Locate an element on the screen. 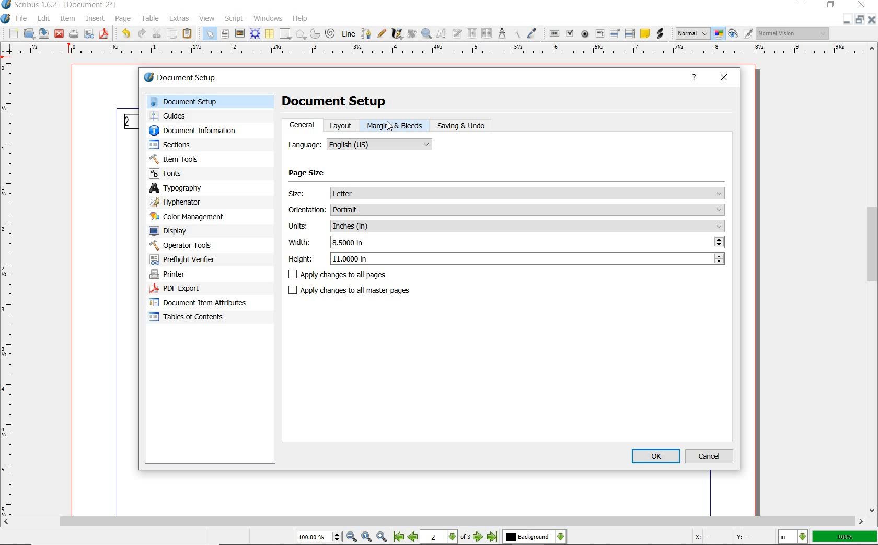  unlink text frames is located at coordinates (487, 33).